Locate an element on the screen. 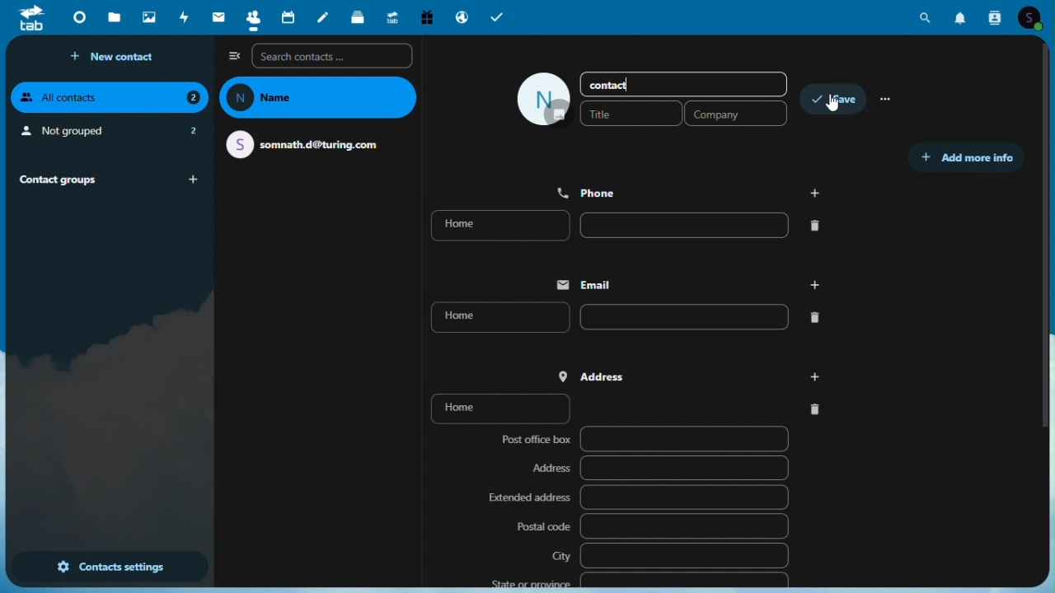 The height and width of the screenshot is (593, 1055). New contact is located at coordinates (117, 57).